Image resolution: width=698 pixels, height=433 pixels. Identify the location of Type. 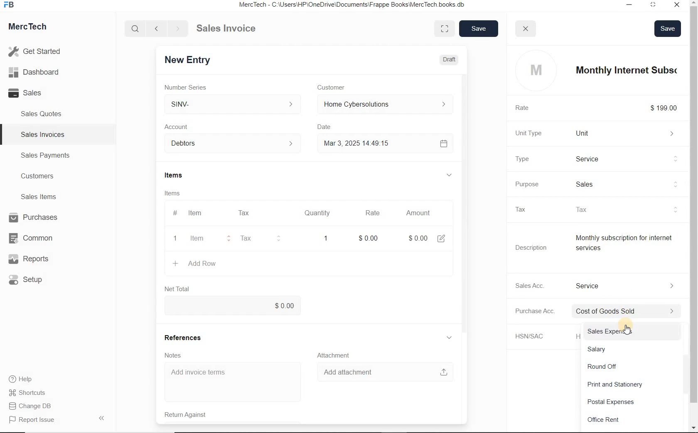
(530, 159).